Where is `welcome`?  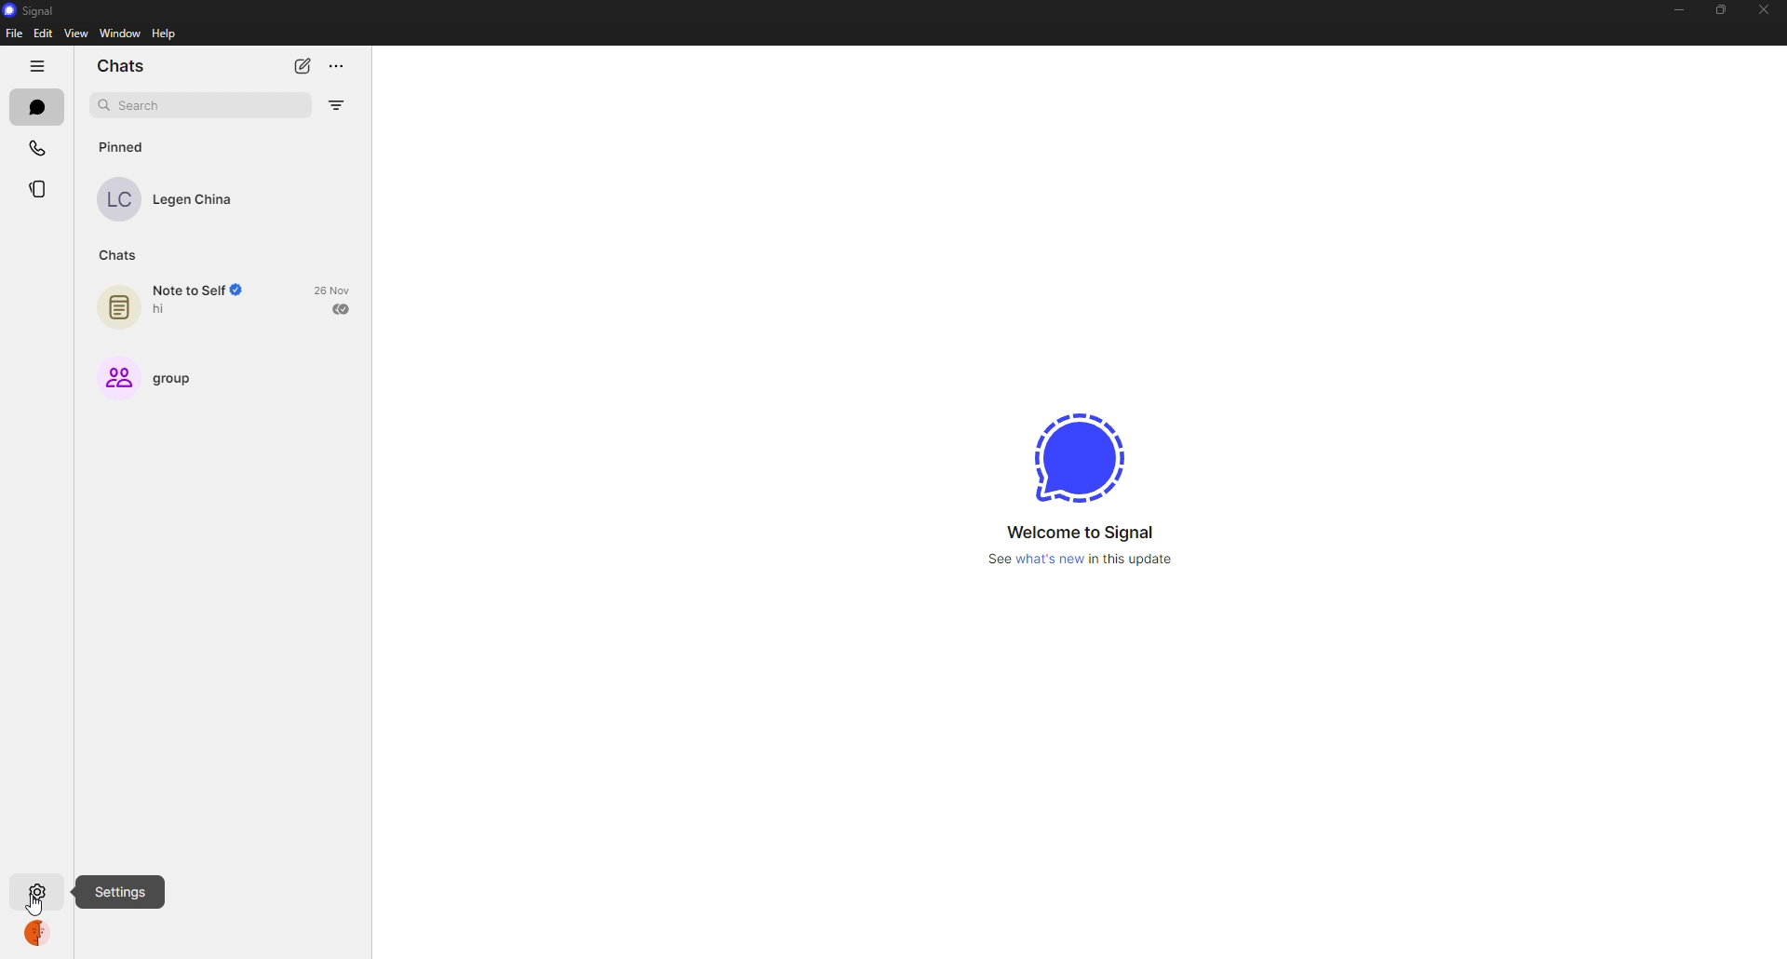 welcome is located at coordinates (1083, 533).